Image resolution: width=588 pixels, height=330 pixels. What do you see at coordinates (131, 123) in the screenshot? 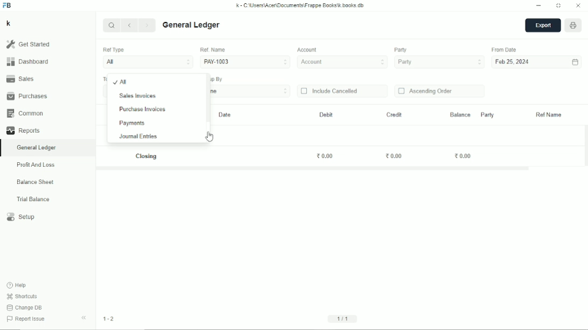
I see `Payments` at bounding box center [131, 123].